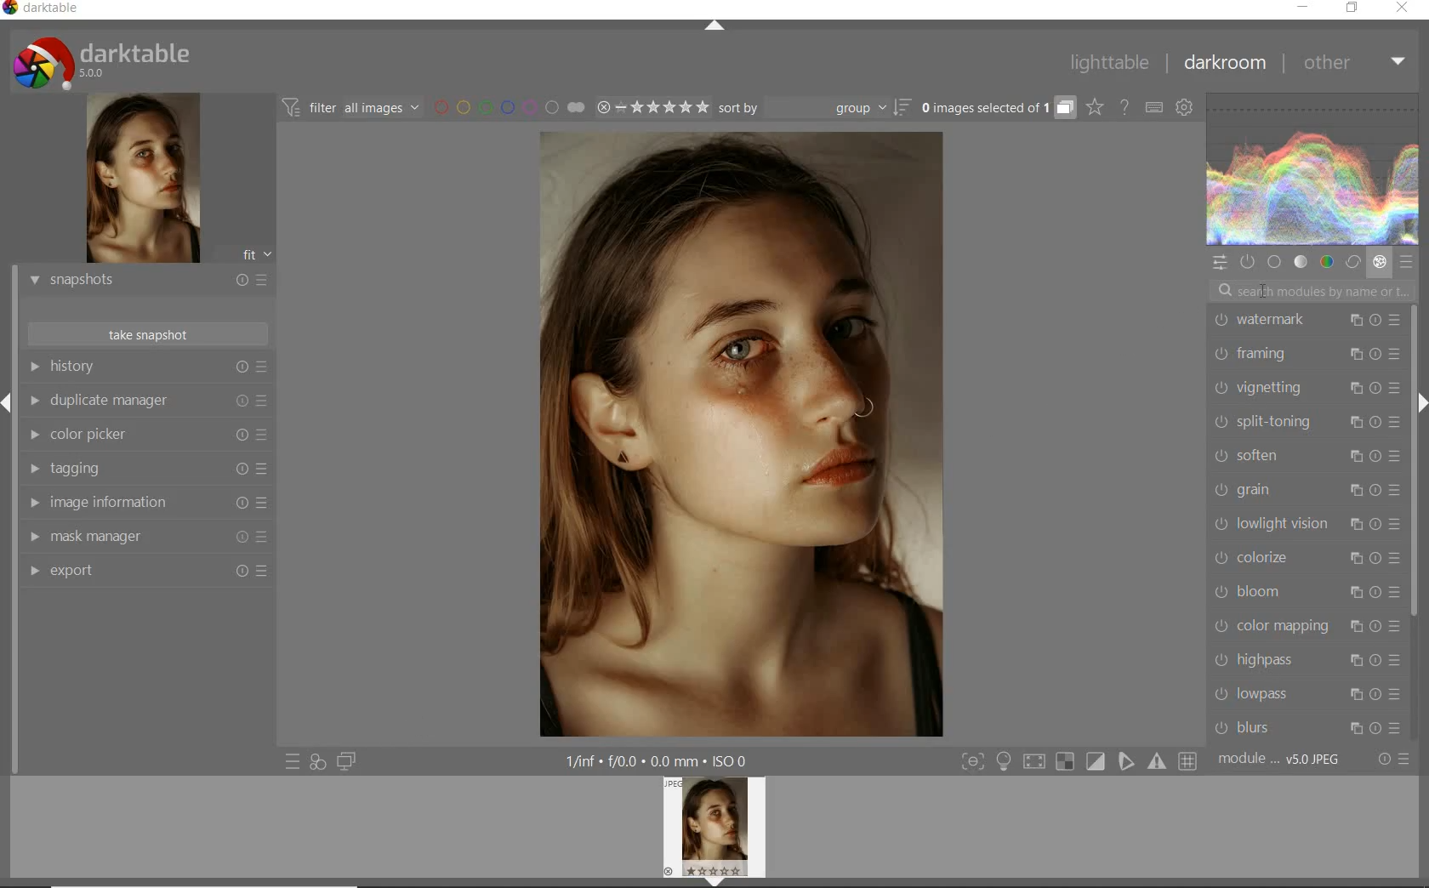 This screenshot has height=888, width=1429. Describe the element at coordinates (1304, 625) in the screenshot. I see `color mapping` at that location.